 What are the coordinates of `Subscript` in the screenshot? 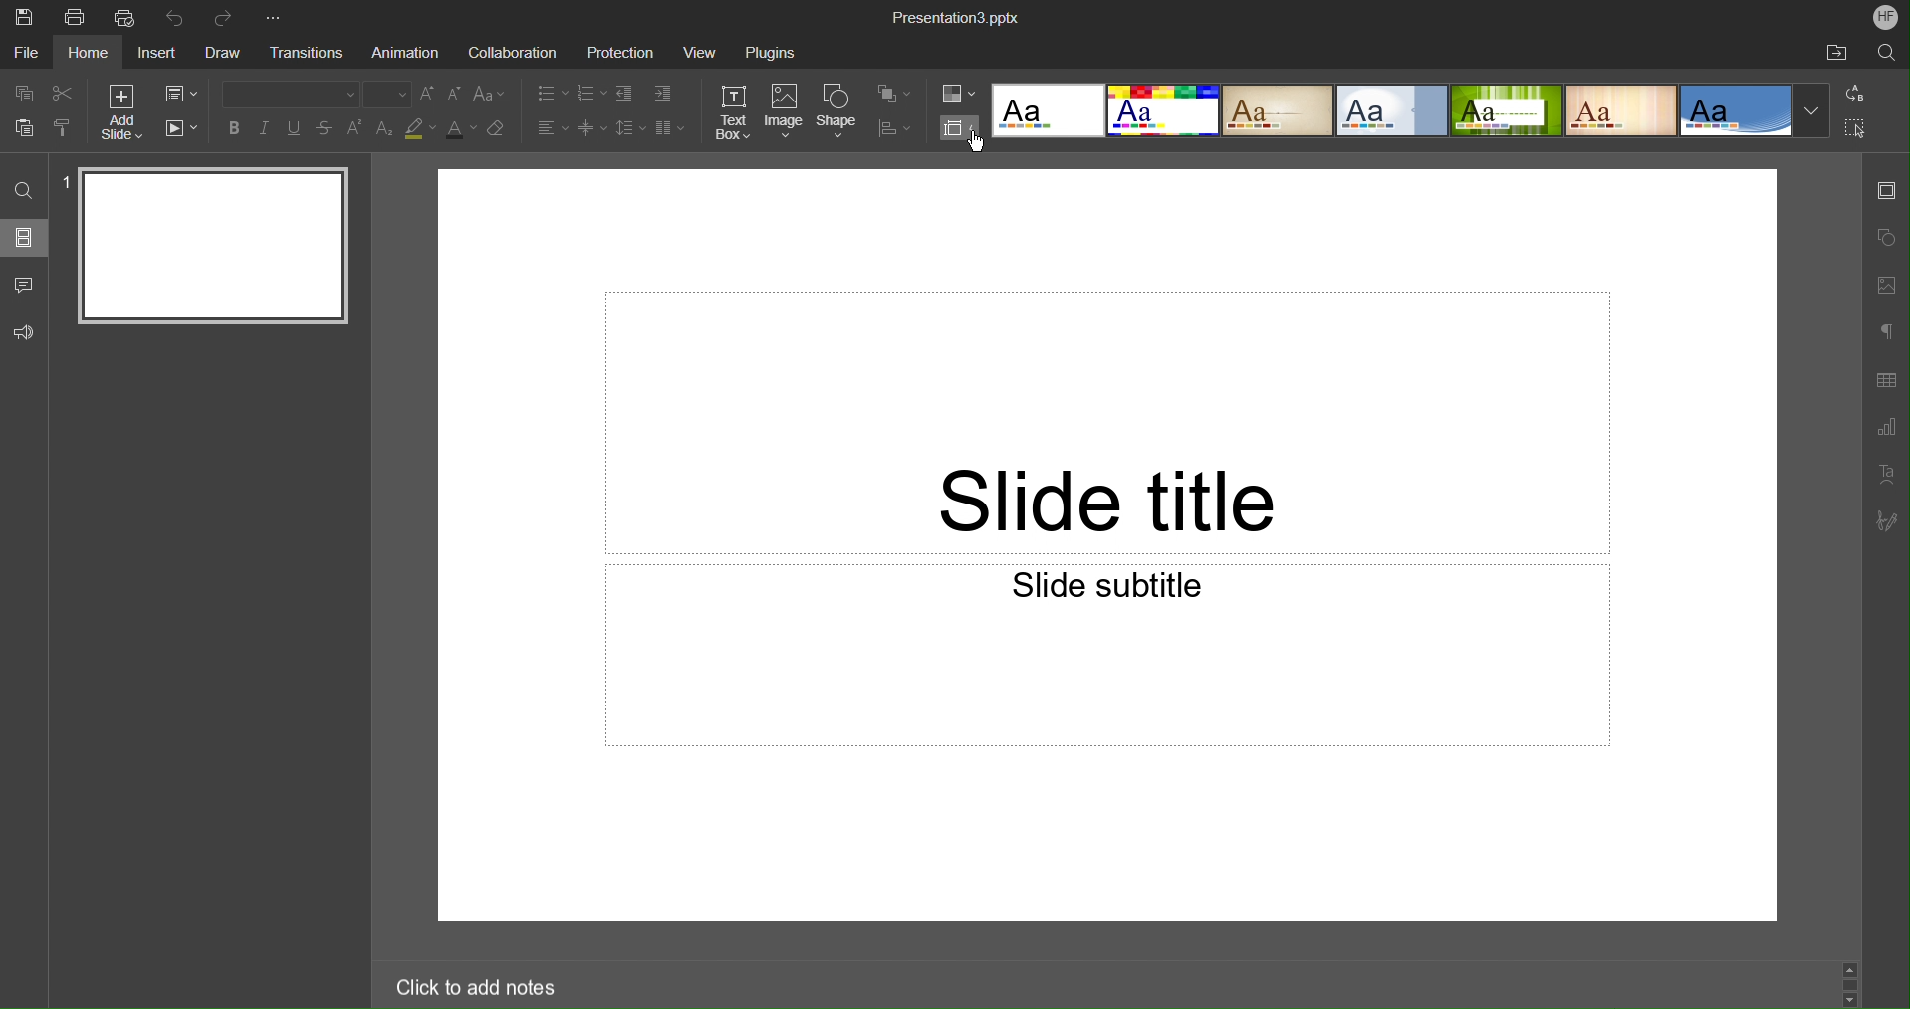 It's located at (384, 128).